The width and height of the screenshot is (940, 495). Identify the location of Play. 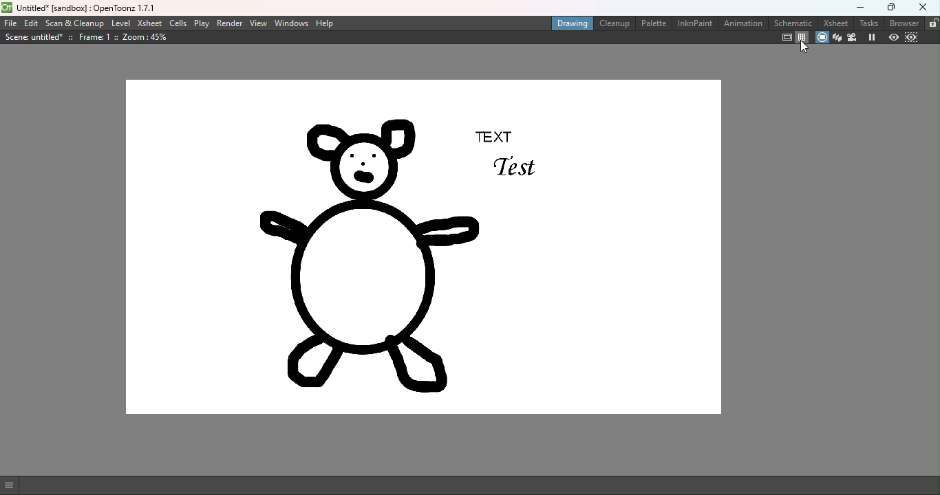
(201, 23).